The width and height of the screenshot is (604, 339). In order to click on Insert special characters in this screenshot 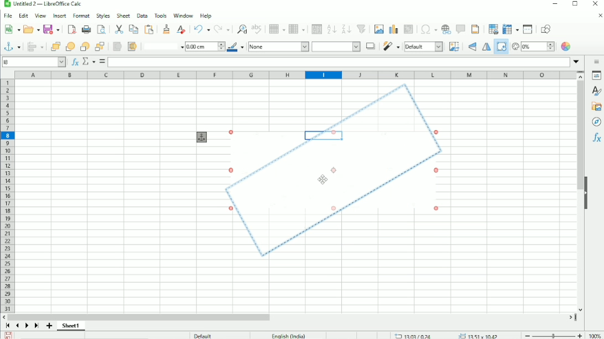, I will do `click(429, 29)`.